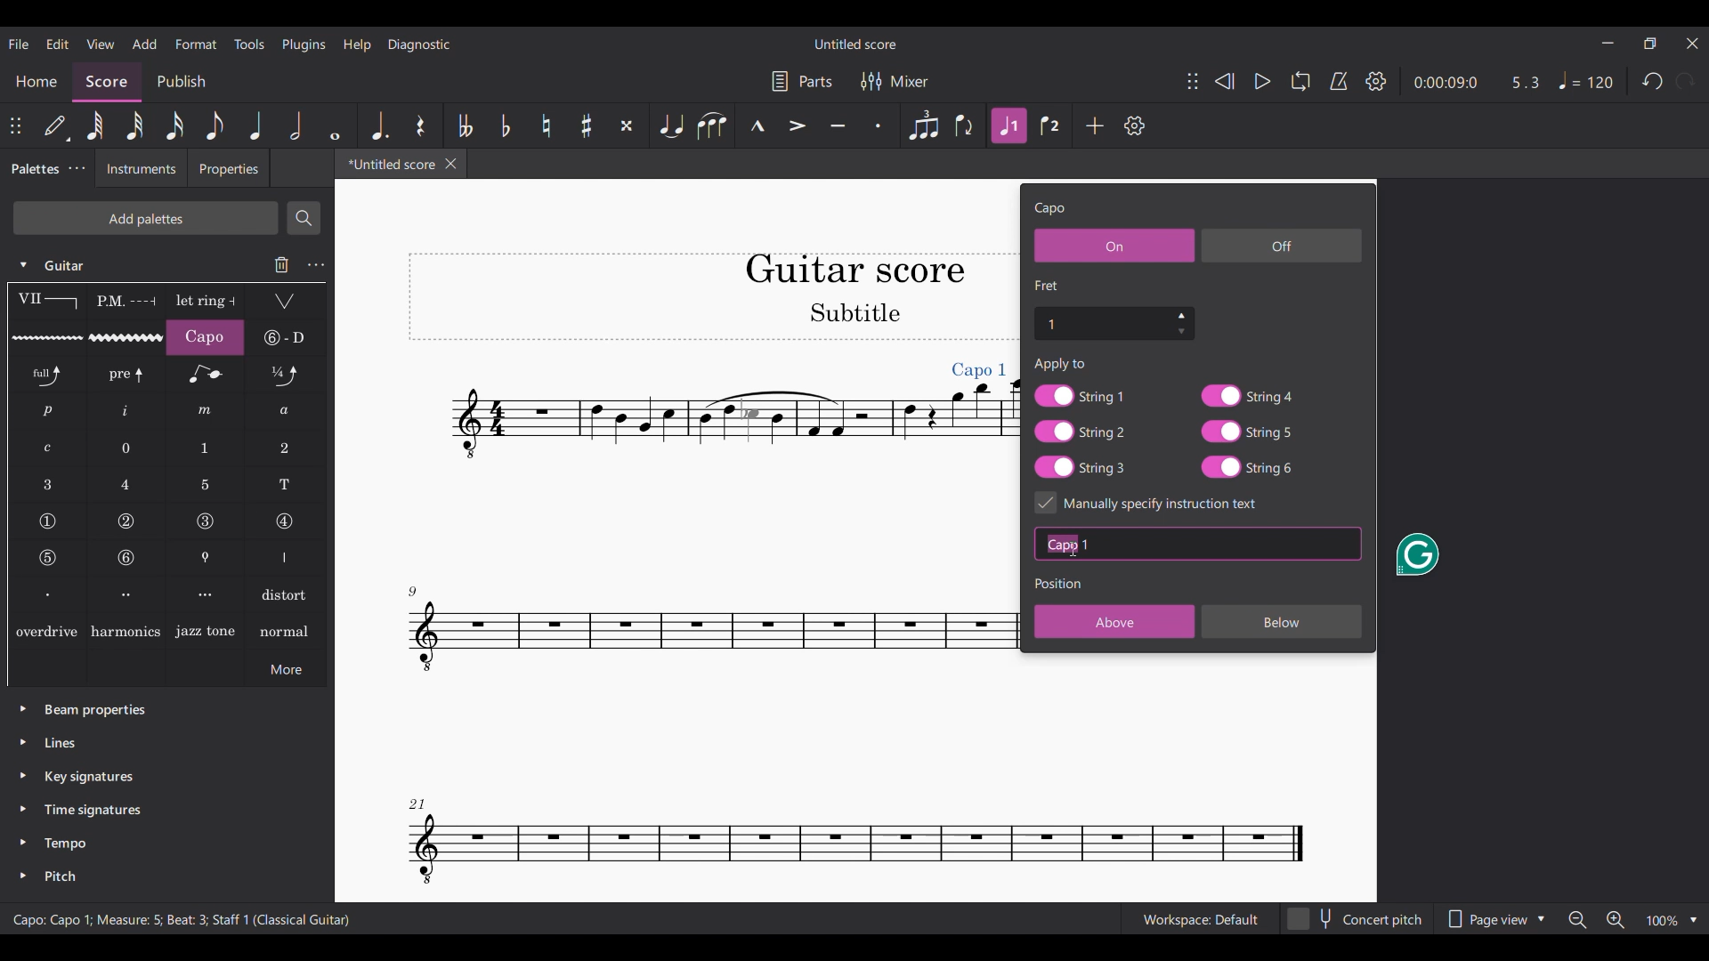 The height and width of the screenshot is (961, 1709). What do you see at coordinates (335, 125) in the screenshot?
I see `Whole note` at bounding box center [335, 125].